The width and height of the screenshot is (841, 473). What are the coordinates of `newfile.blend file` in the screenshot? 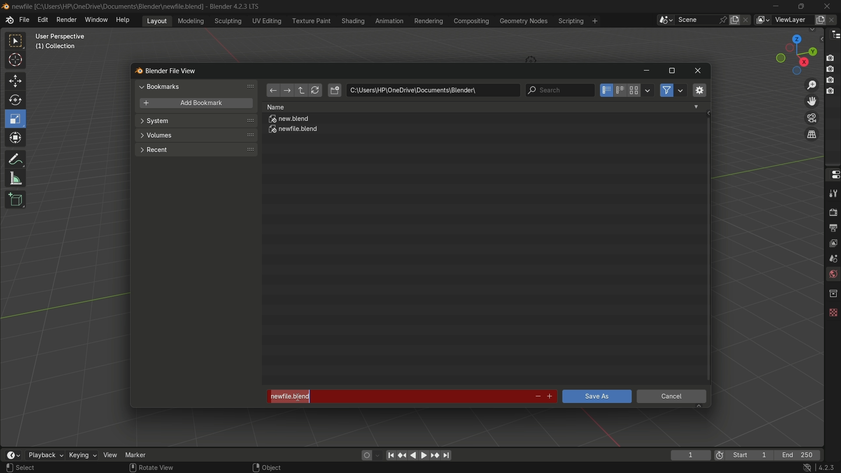 It's located at (294, 131).